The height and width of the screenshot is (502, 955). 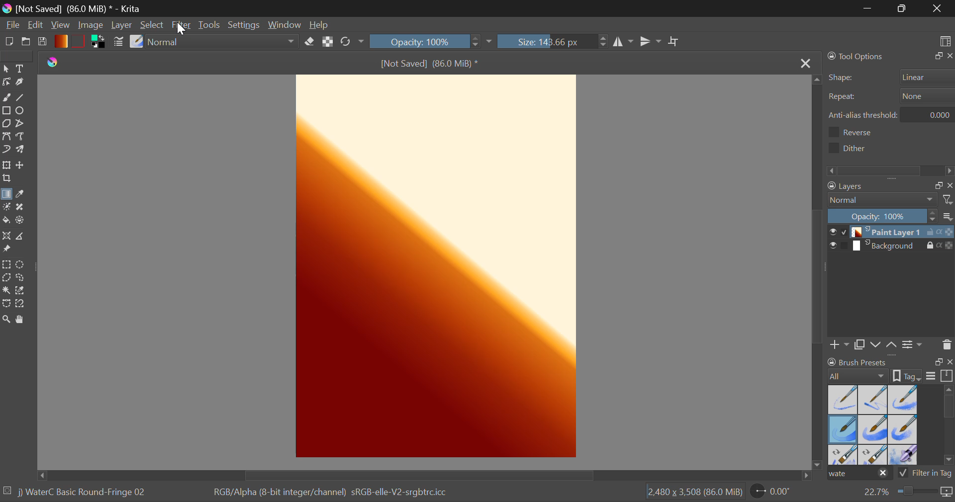 What do you see at coordinates (433, 42) in the screenshot?
I see `Opacity` at bounding box center [433, 42].